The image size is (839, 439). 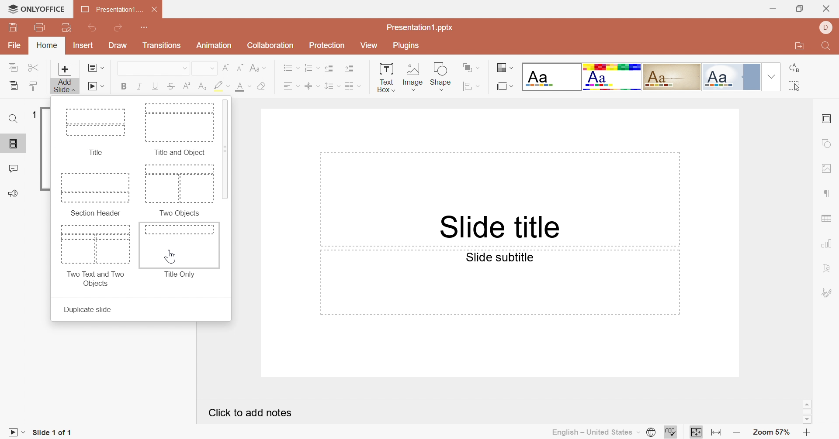 What do you see at coordinates (40, 26) in the screenshot?
I see `Print files` at bounding box center [40, 26].